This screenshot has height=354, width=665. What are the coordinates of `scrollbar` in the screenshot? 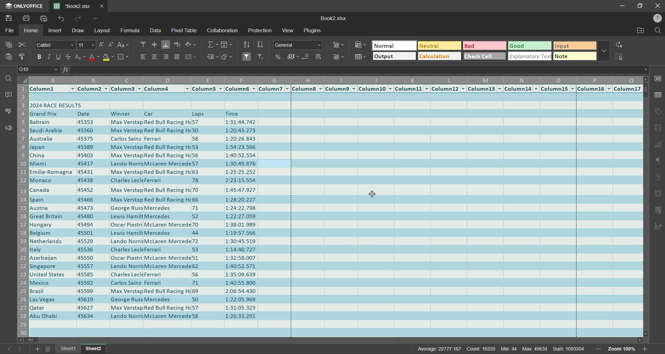 It's located at (646, 206).